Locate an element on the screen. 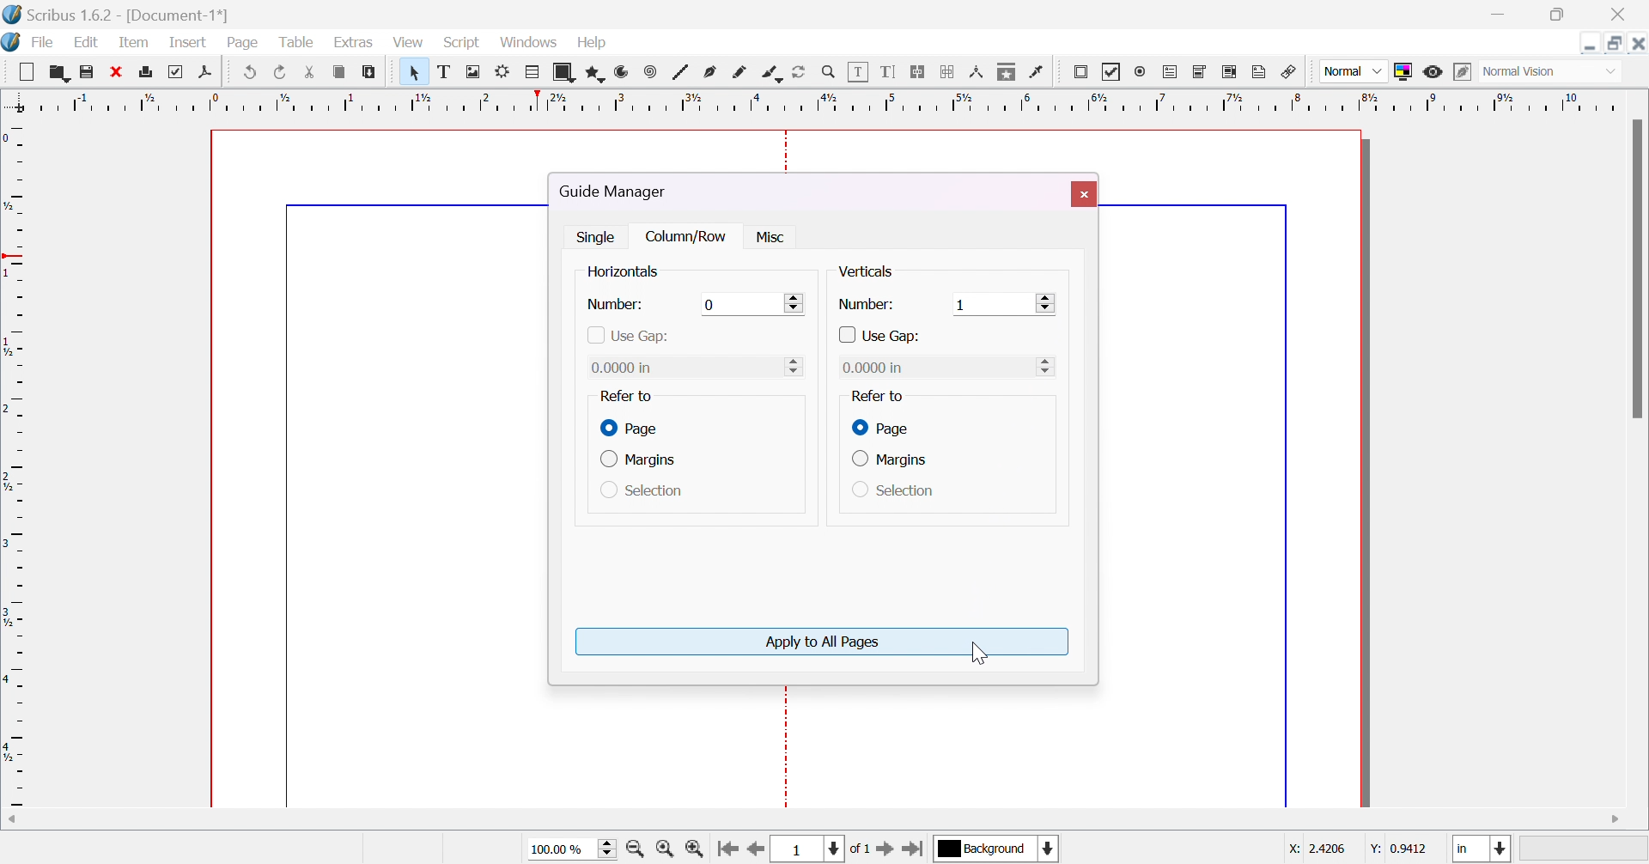  table is located at coordinates (300, 44).